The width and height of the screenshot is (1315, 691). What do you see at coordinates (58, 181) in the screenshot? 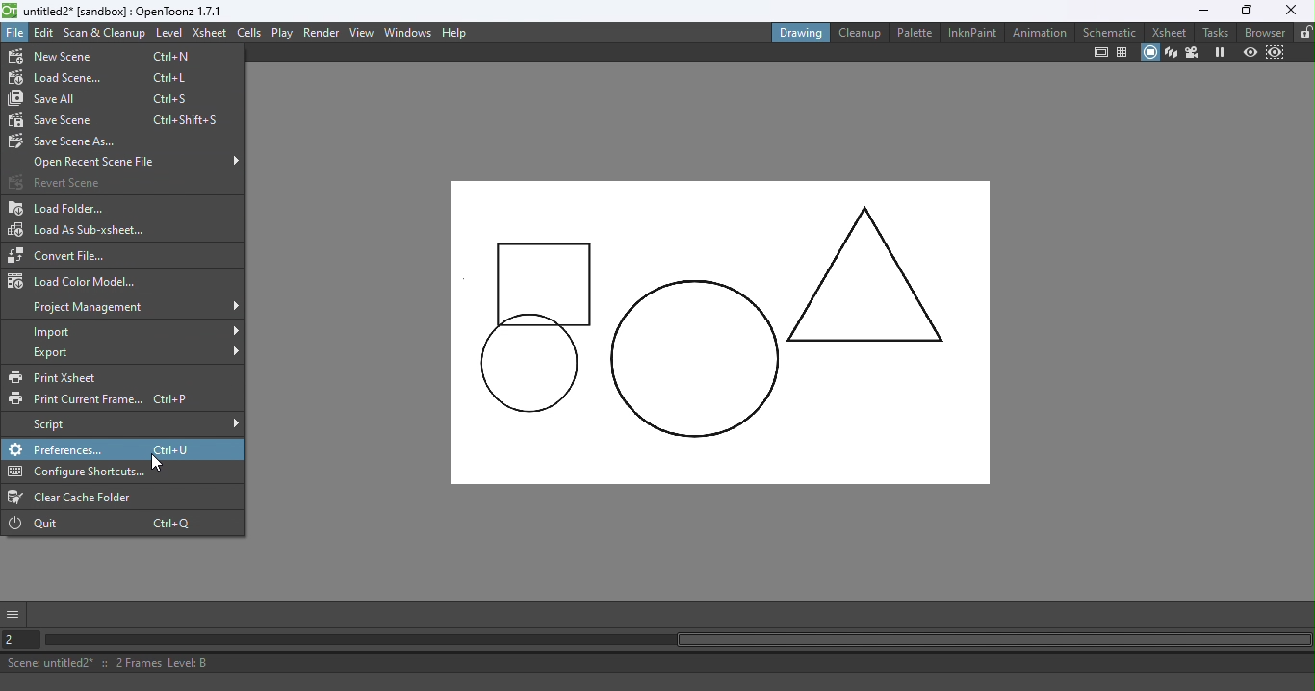
I see `Revert scene` at bounding box center [58, 181].